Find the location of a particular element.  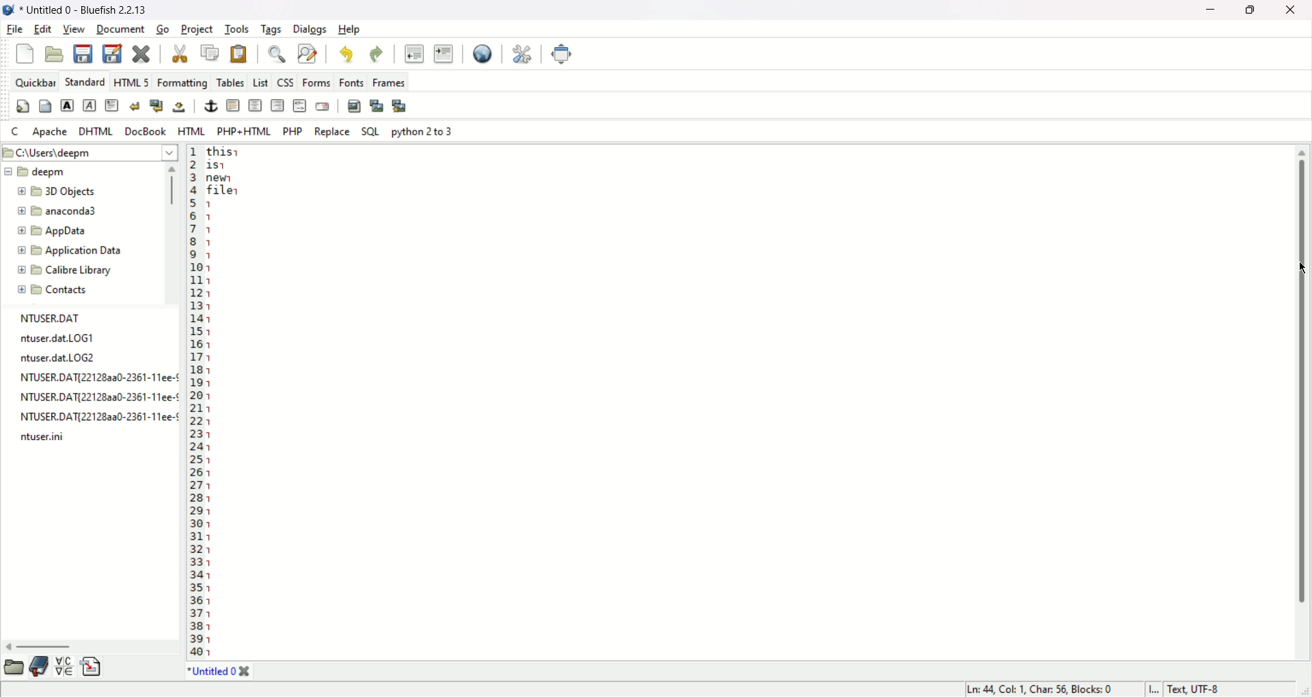

Contacts is located at coordinates (63, 290).